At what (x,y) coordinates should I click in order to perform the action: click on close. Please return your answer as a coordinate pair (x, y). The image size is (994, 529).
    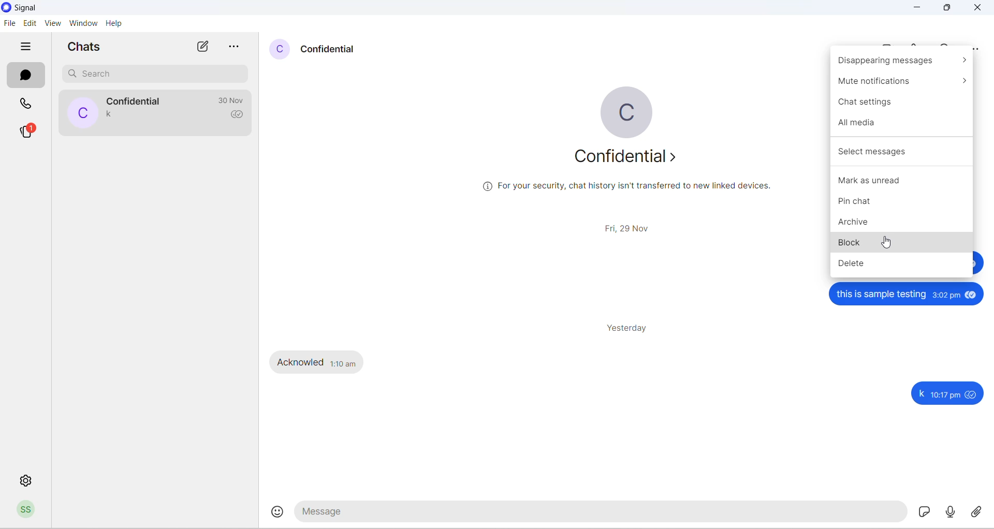
    Looking at the image, I should click on (981, 9).